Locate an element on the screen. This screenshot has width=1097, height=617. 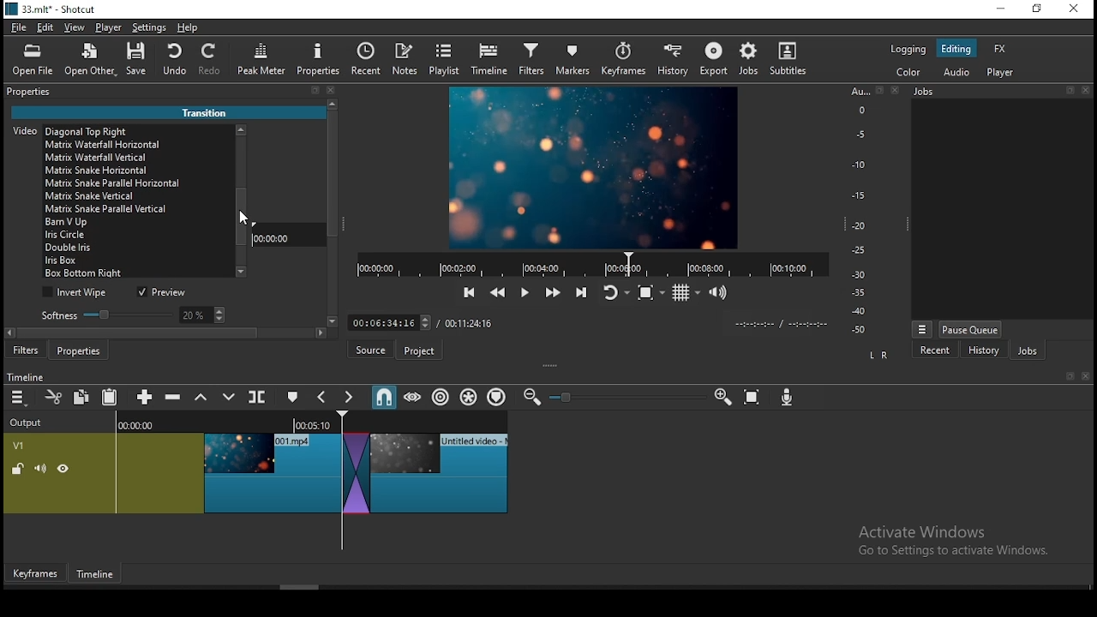
minimize is located at coordinates (1004, 9).